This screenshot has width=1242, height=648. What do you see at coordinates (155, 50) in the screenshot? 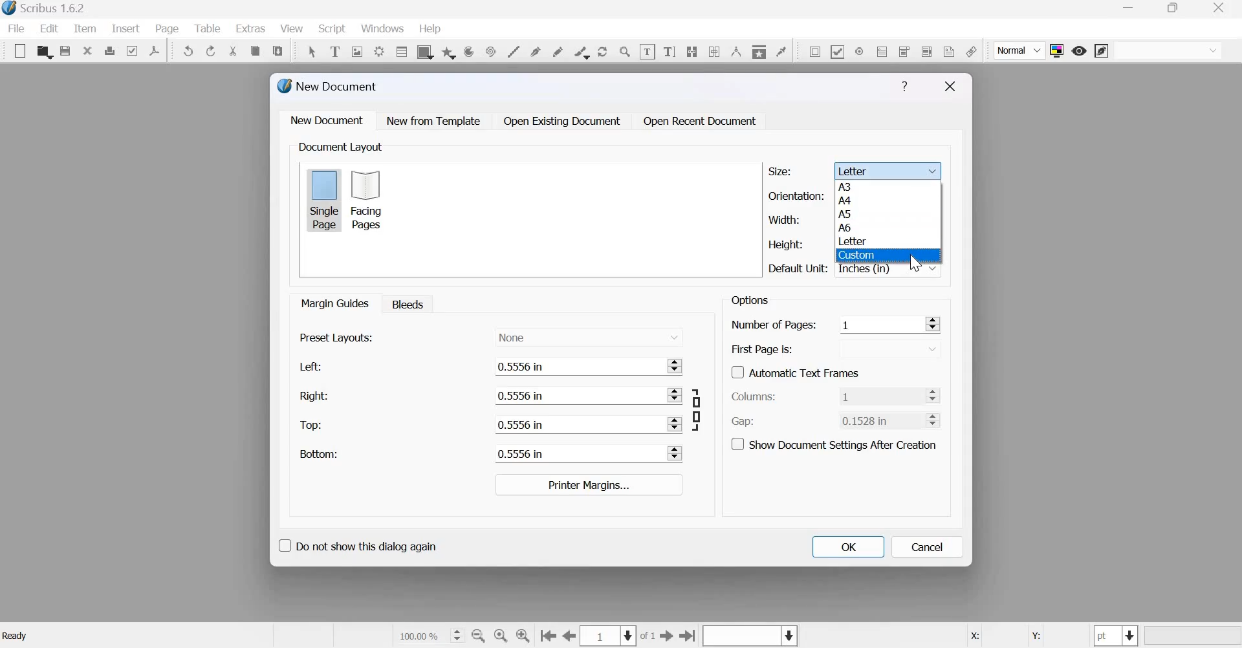
I see `Save as PDF` at bounding box center [155, 50].